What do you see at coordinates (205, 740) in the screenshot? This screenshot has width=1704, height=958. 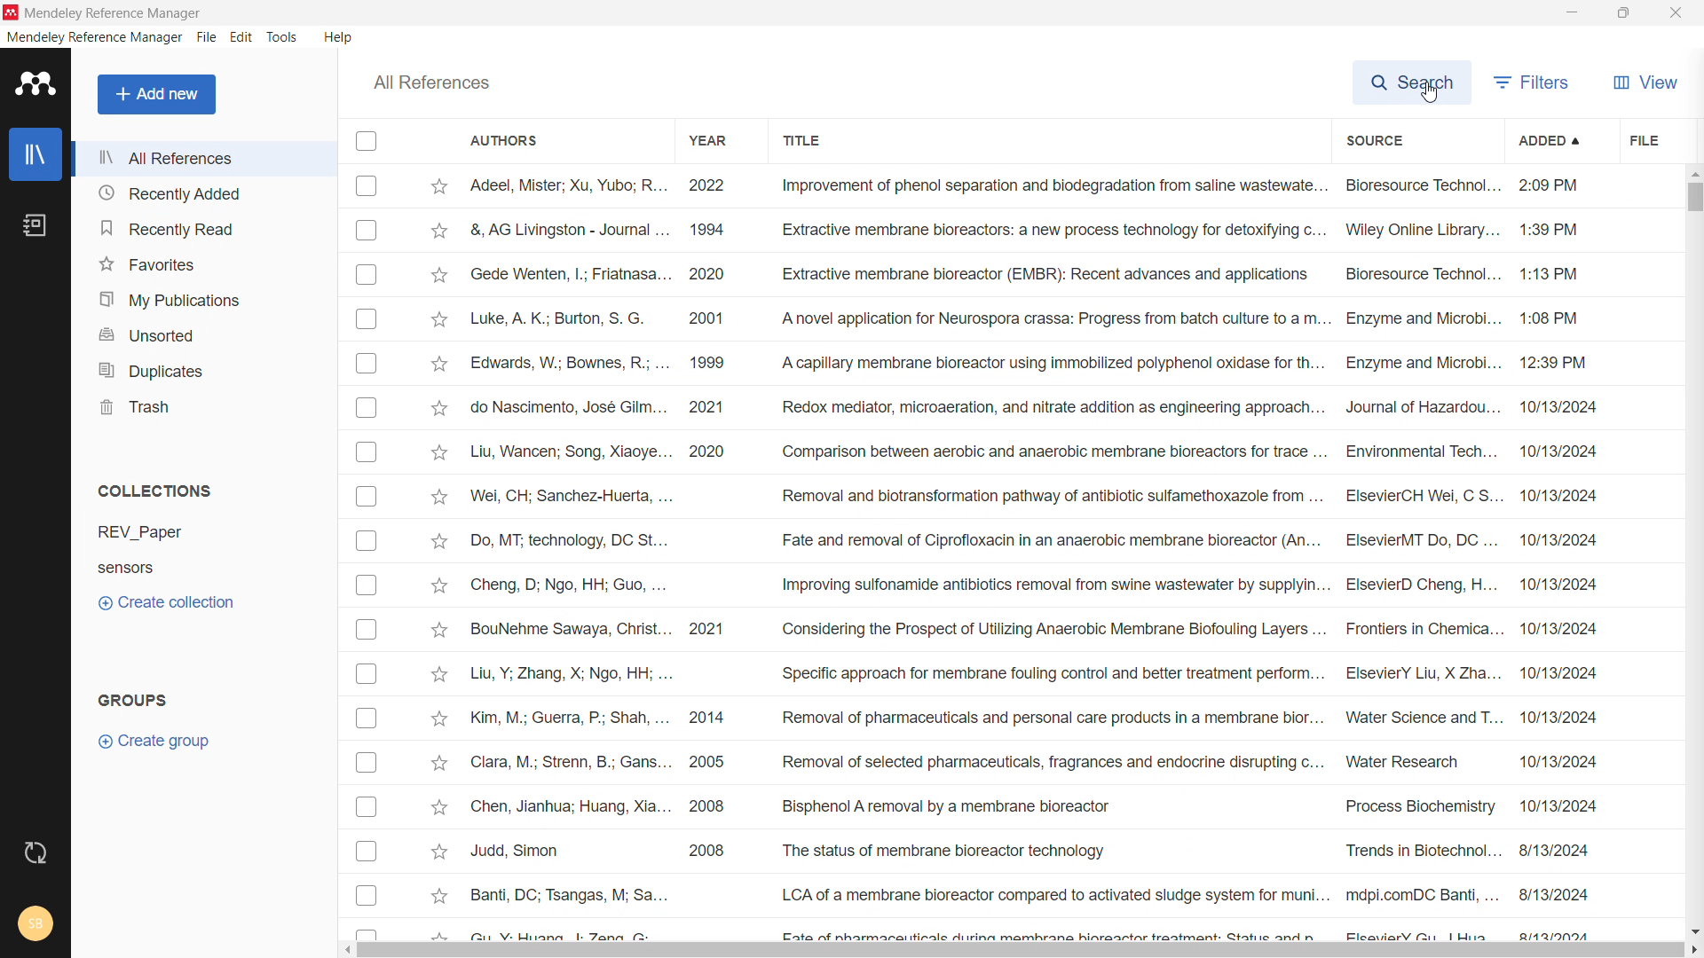 I see `create group` at bounding box center [205, 740].